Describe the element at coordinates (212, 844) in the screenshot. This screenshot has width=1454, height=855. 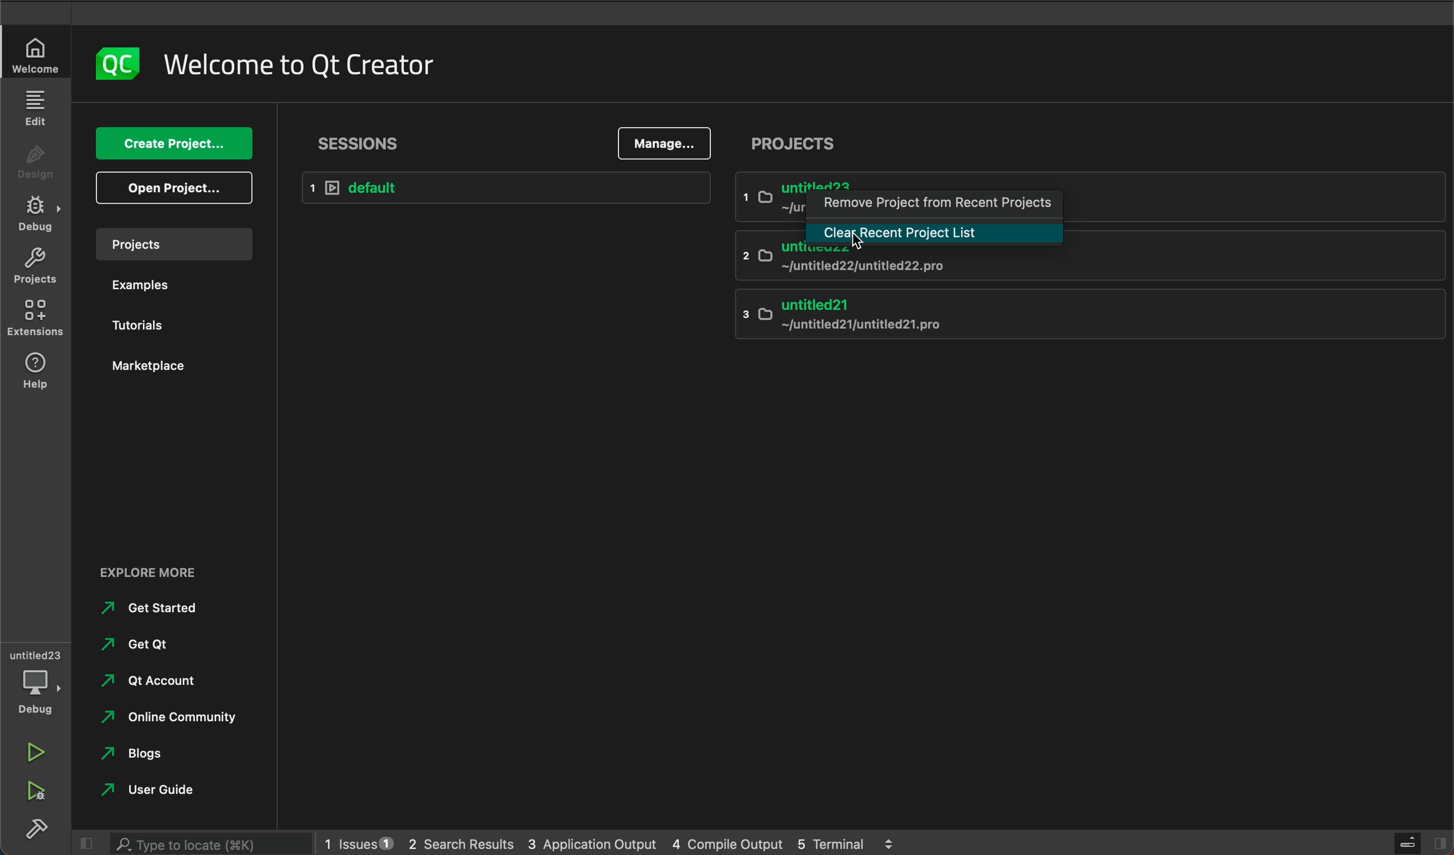
I see `search bar` at that location.